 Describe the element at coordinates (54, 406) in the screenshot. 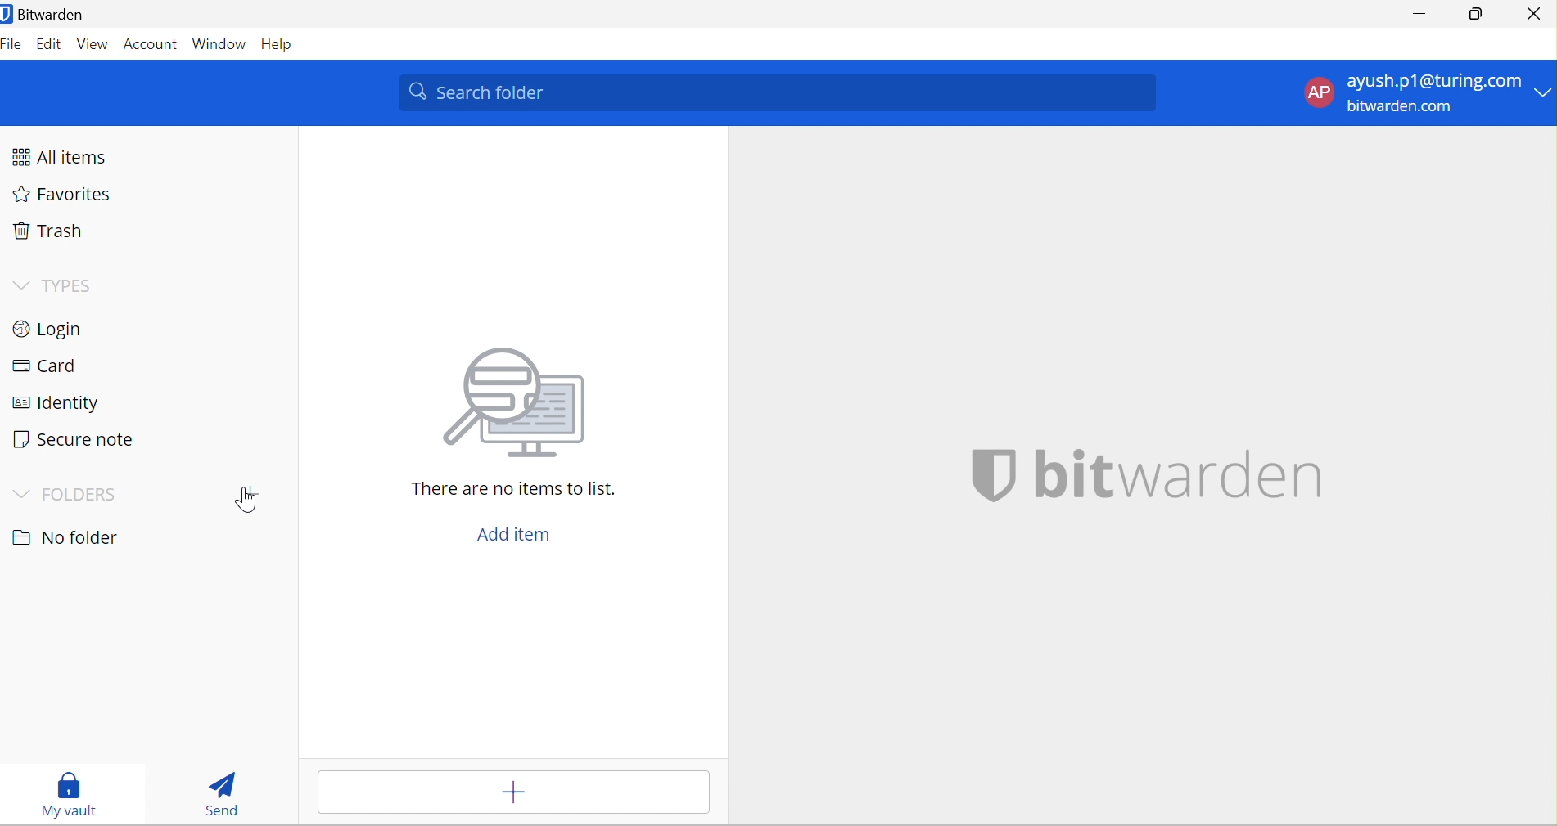

I see `Identity` at that location.